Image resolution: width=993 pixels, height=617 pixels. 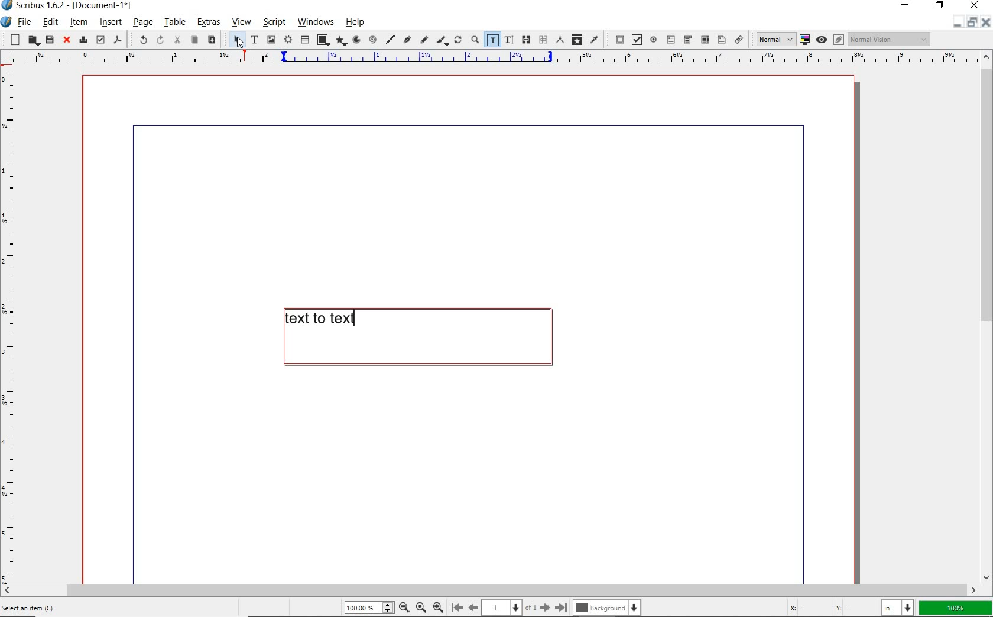 I want to click on windows, so click(x=316, y=22).